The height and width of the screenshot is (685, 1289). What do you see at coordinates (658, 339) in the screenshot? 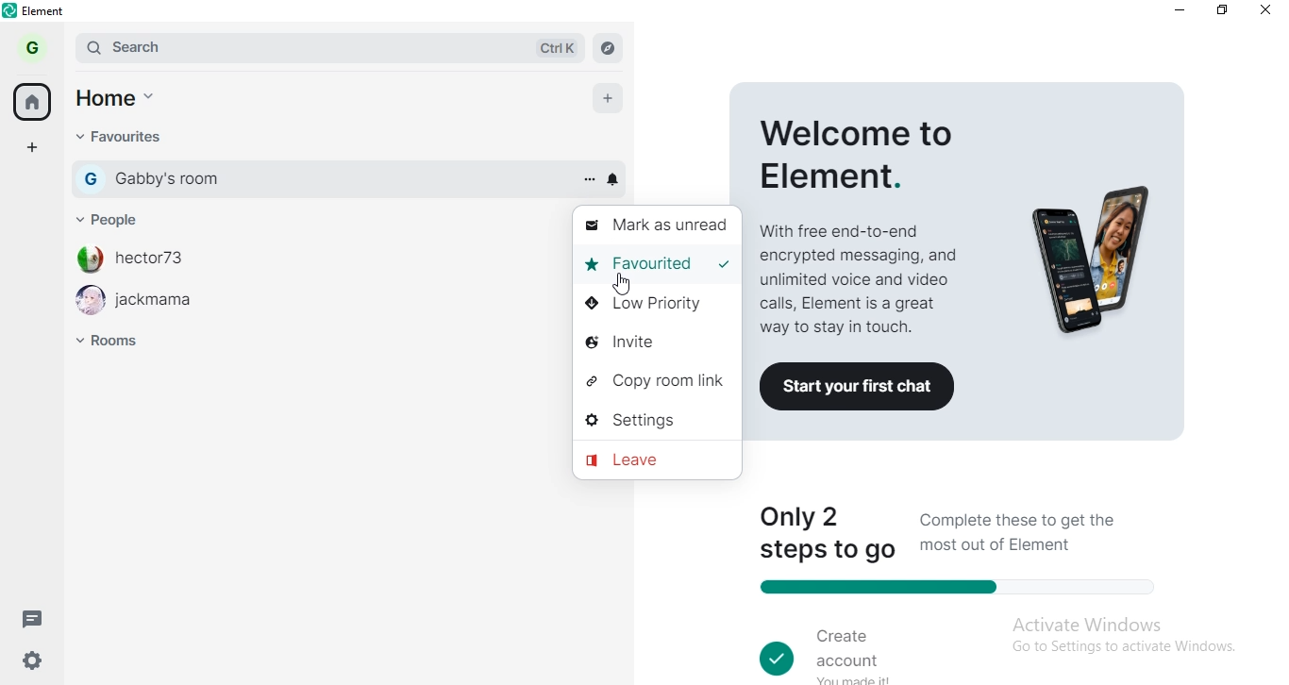
I see `invite` at bounding box center [658, 339].